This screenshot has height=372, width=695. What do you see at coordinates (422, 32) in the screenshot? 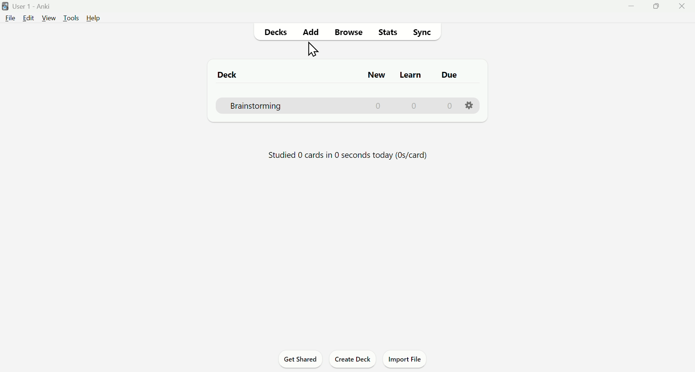
I see `Sync` at bounding box center [422, 32].